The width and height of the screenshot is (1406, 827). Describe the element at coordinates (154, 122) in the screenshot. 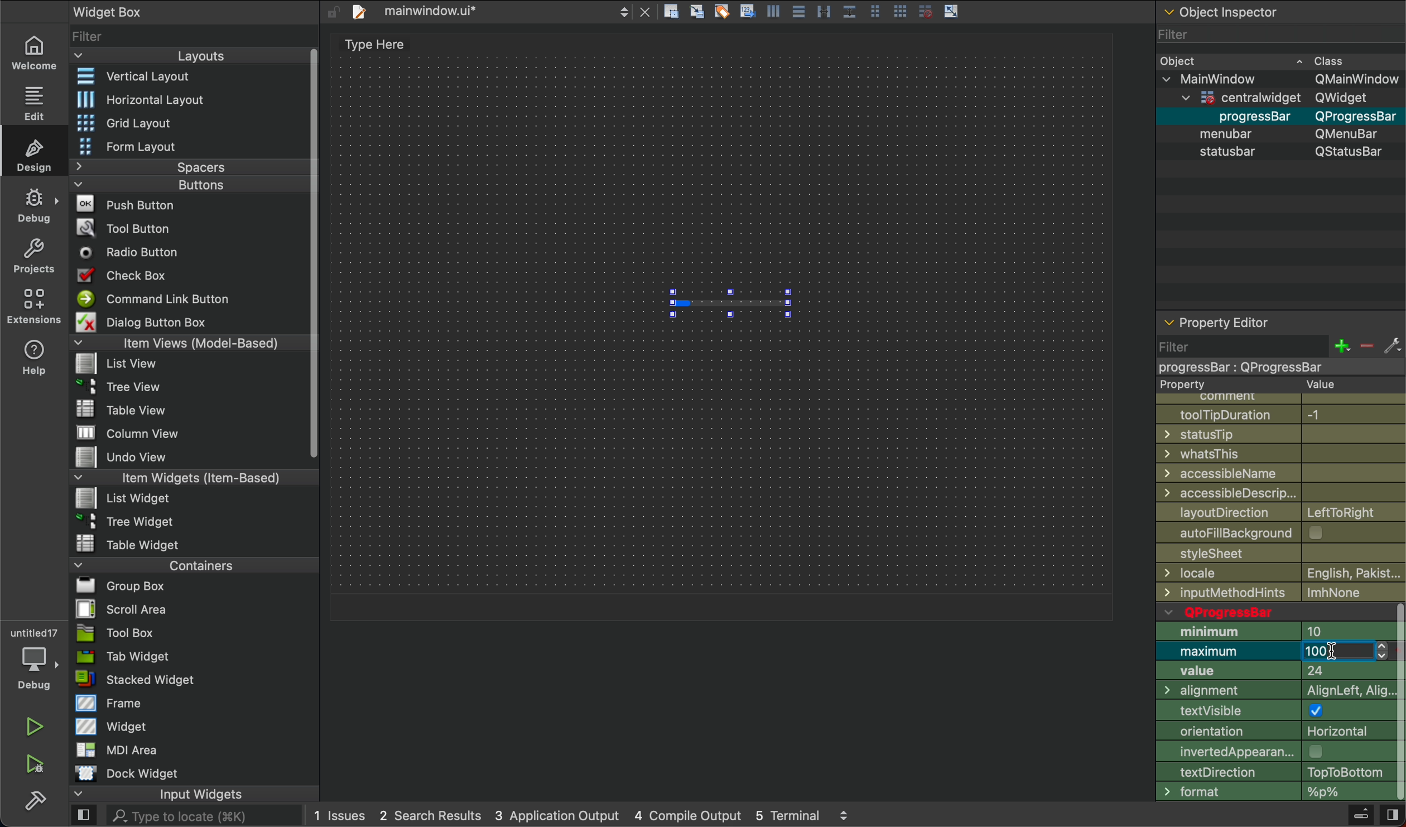

I see `Grid Layout` at that location.